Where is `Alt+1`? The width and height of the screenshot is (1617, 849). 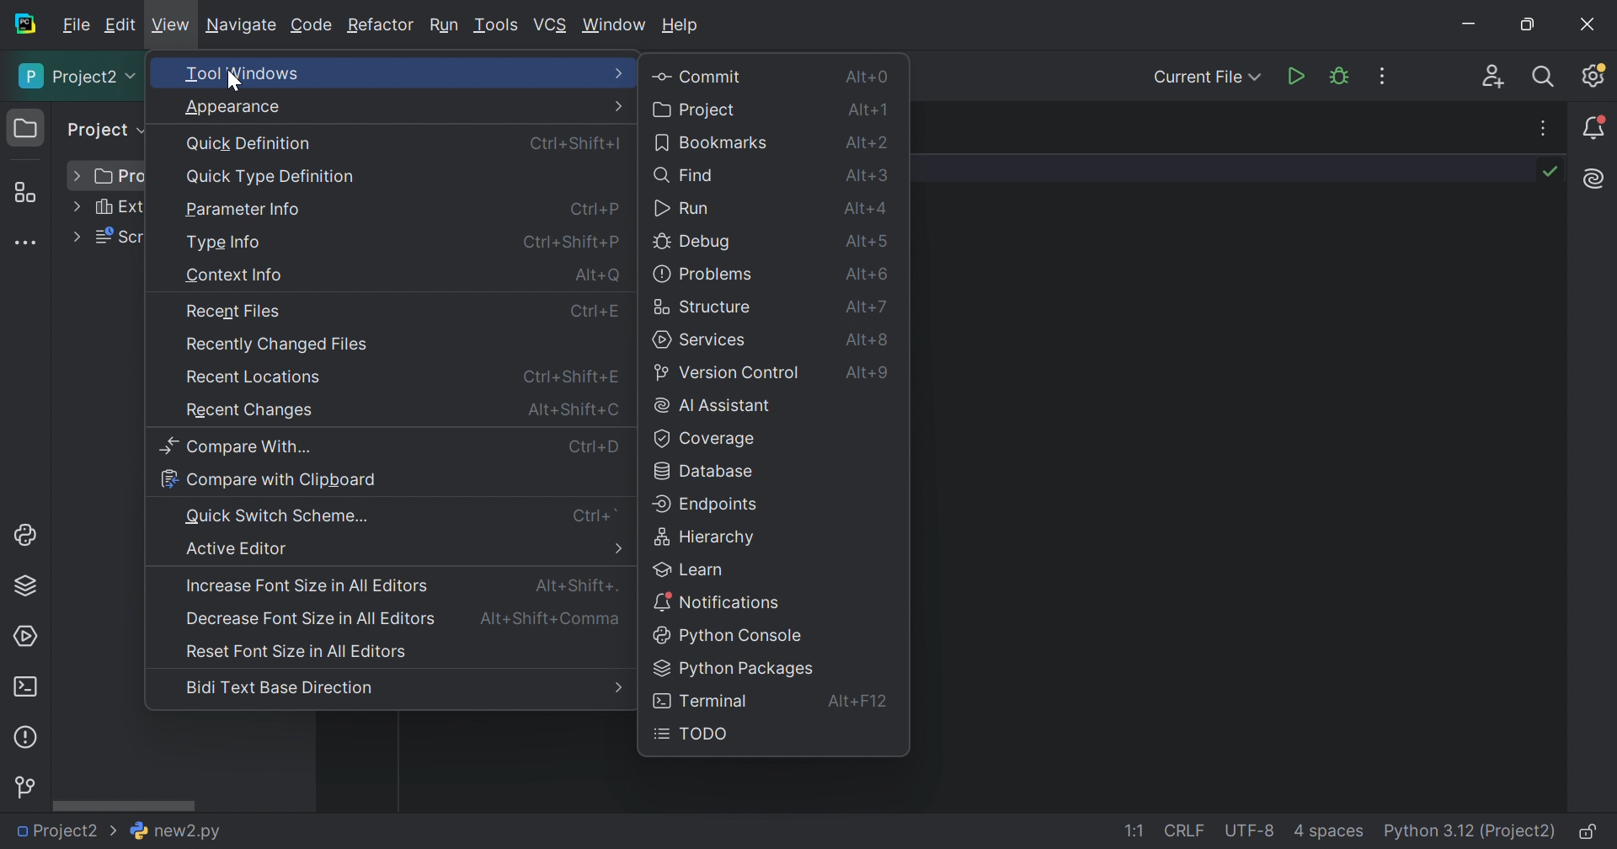 Alt+1 is located at coordinates (865, 110).